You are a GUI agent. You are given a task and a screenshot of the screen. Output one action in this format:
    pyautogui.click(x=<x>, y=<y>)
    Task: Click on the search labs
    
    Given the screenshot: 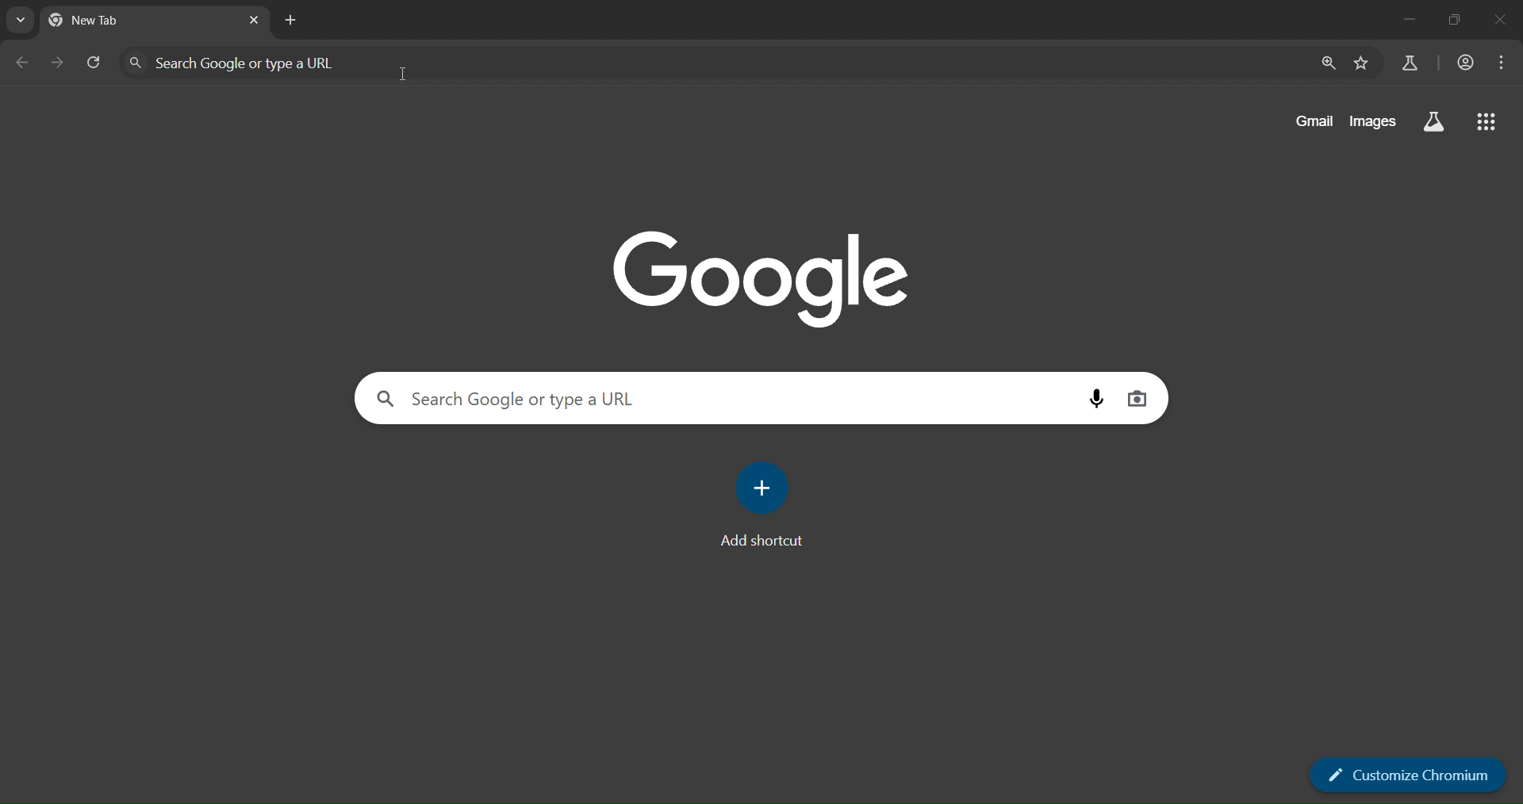 What is the action you would take?
    pyautogui.click(x=1434, y=121)
    